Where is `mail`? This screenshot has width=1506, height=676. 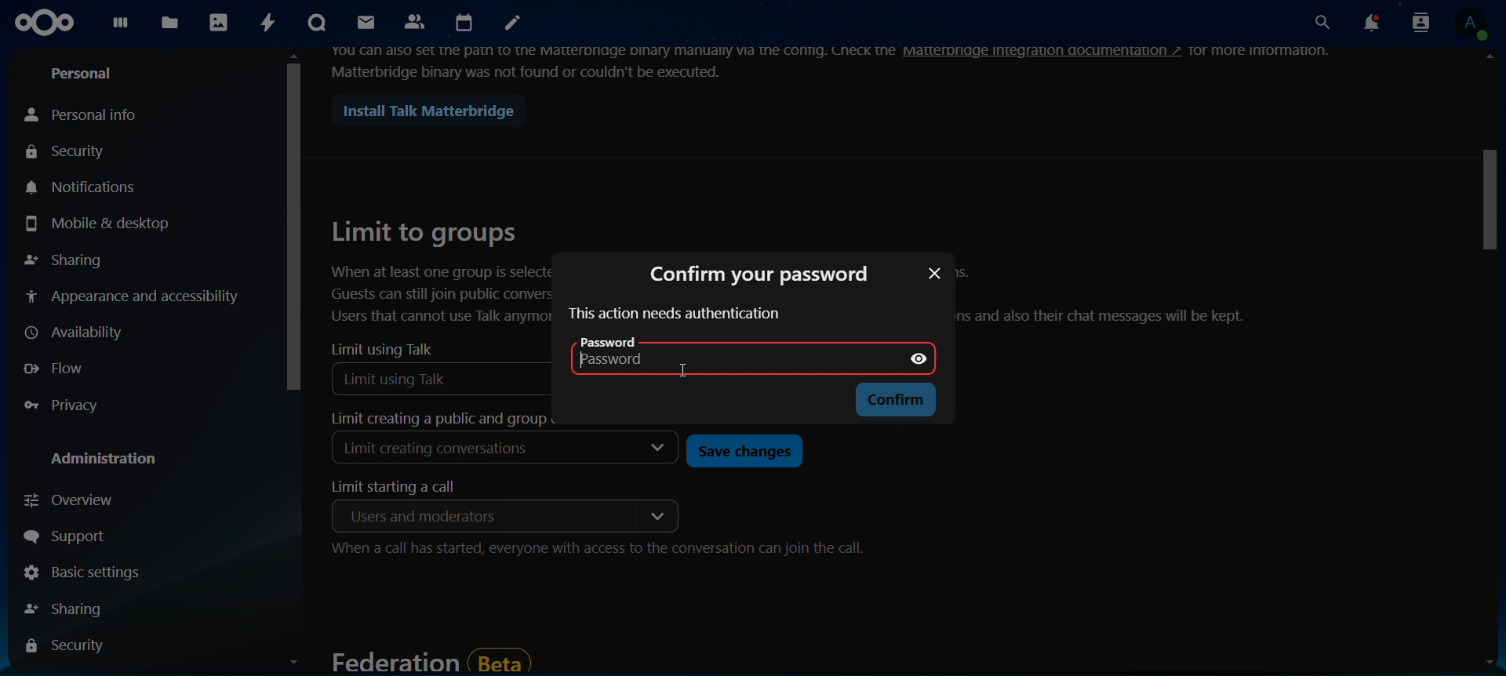
mail is located at coordinates (363, 22).